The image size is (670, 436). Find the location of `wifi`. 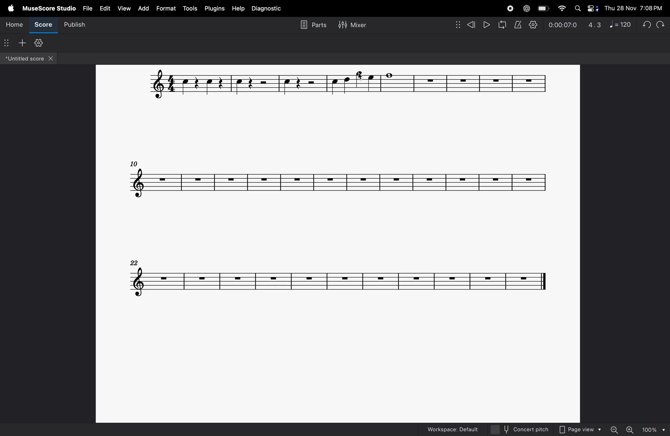

wifi is located at coordinates (560, 9).